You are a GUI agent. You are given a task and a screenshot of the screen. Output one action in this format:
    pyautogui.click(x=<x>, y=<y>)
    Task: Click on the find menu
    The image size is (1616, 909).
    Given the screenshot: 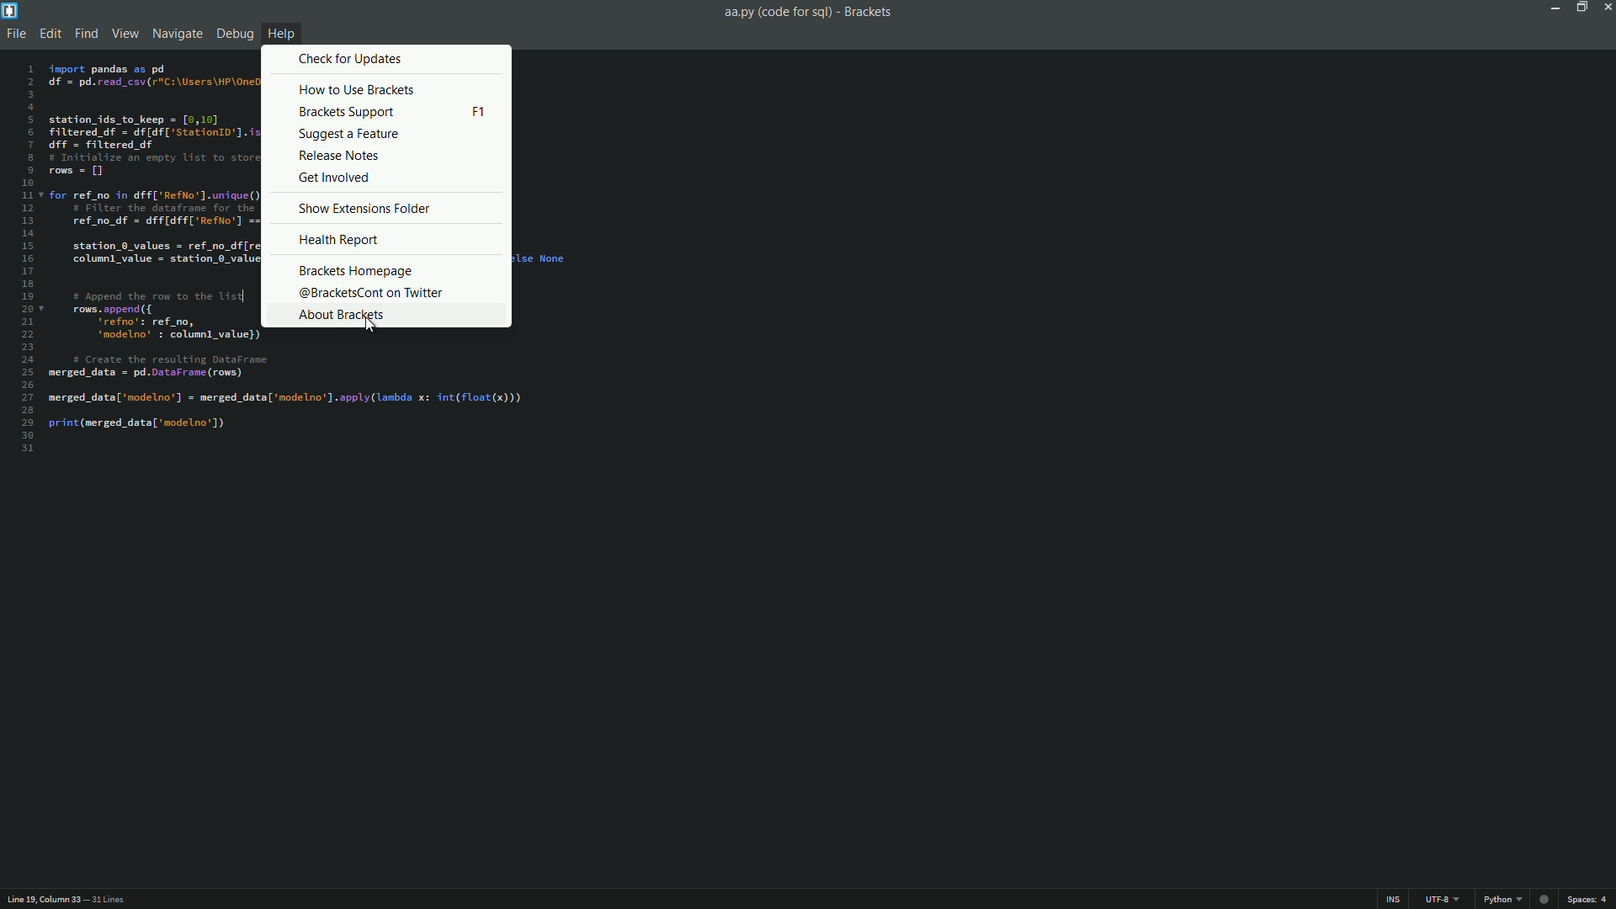 What is the action you would take?
    pyautogui.click(x=88, y=33)
    